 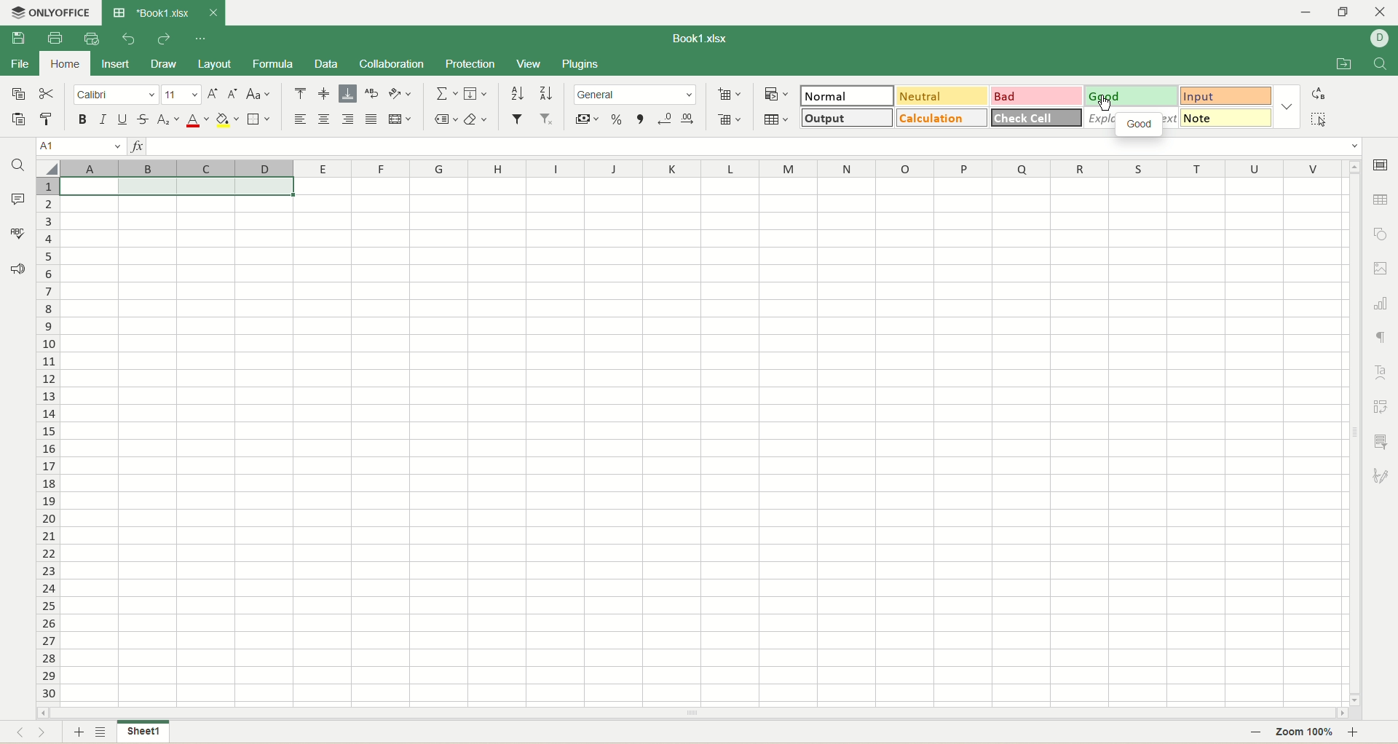 I want to click on view, so click(x=529, y=63).